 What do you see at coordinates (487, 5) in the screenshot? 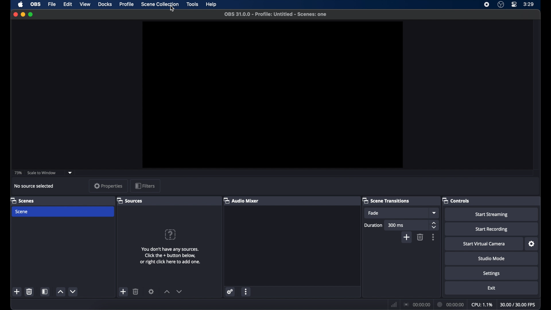
I see `screen recorder` at bounding box center [487, 5].